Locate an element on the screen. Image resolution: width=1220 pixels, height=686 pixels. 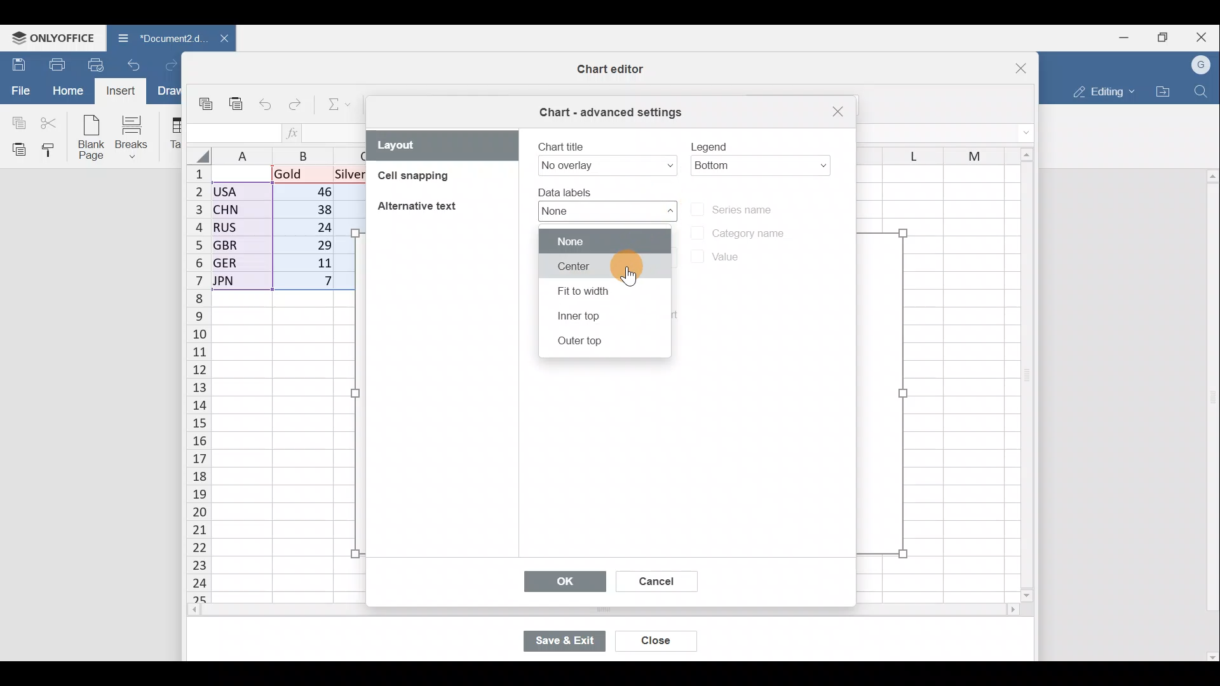
Close is located at coordinates (836, 112).